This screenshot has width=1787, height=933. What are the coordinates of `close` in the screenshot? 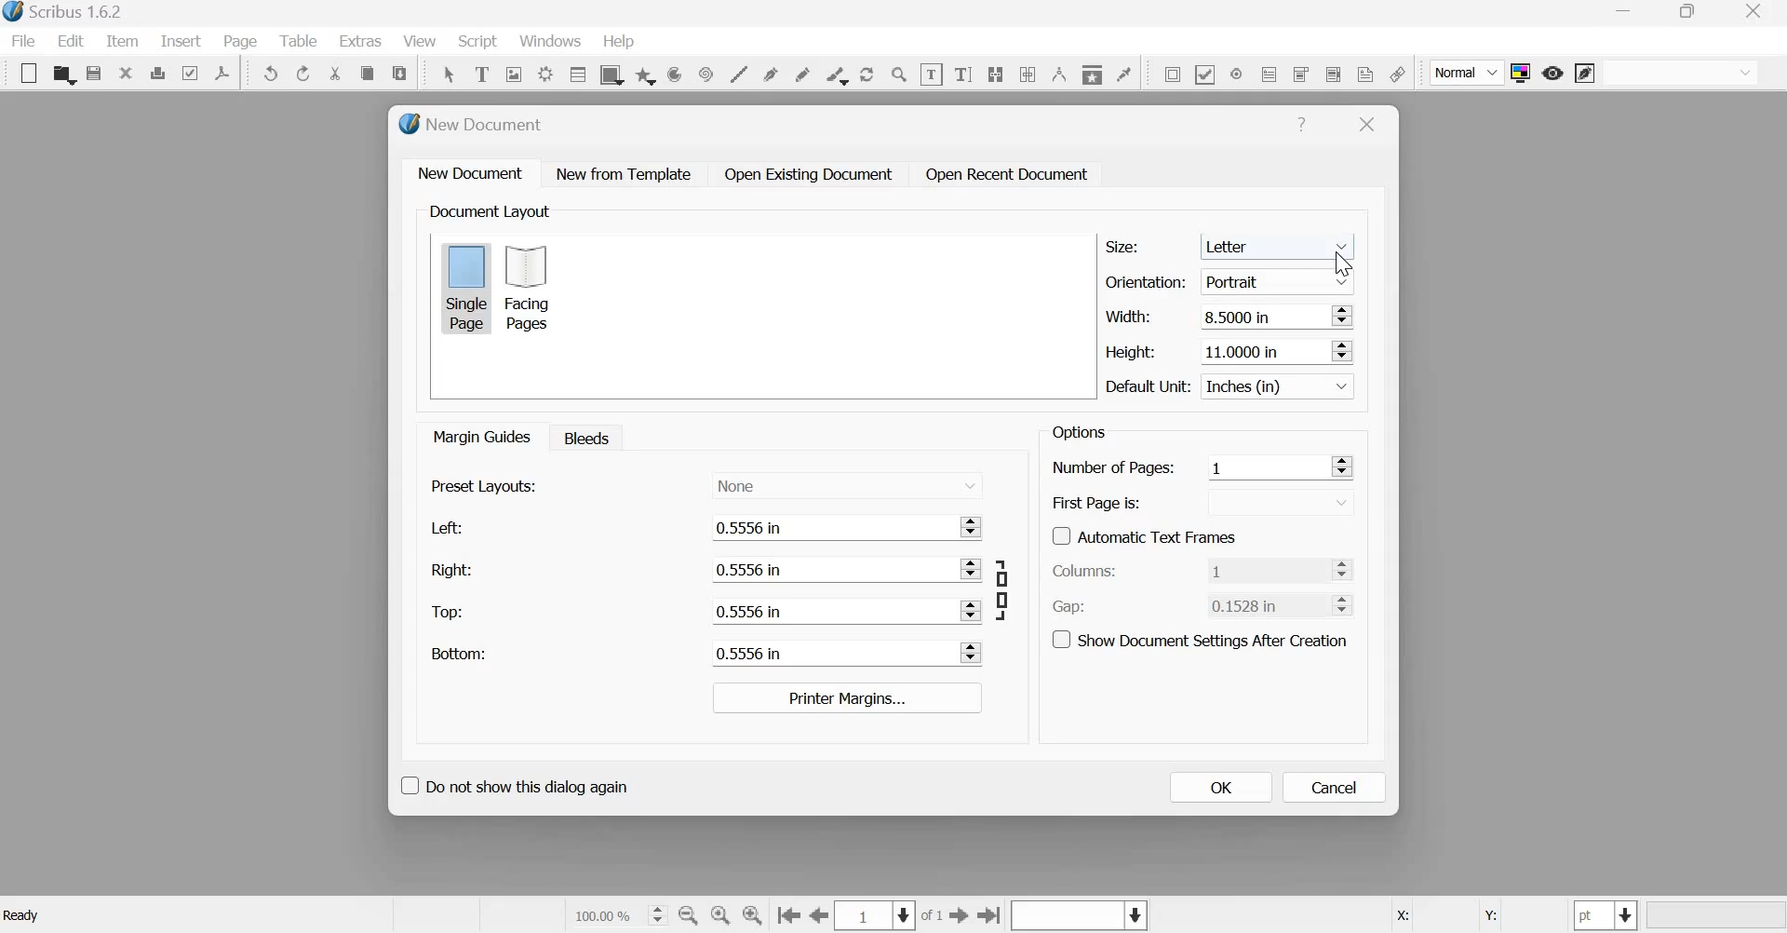 It's located at (126, 72).